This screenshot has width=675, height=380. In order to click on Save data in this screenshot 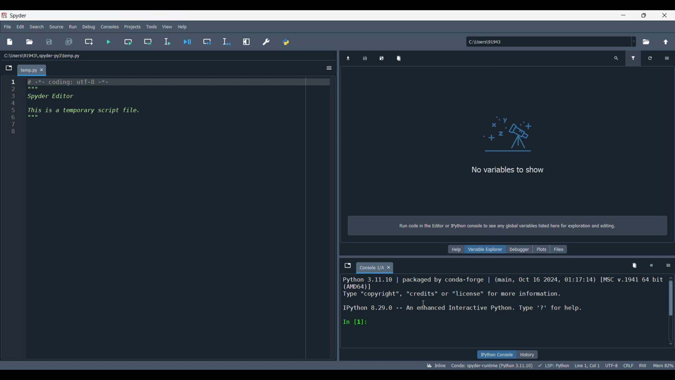, I will do `click(365, 58)`.